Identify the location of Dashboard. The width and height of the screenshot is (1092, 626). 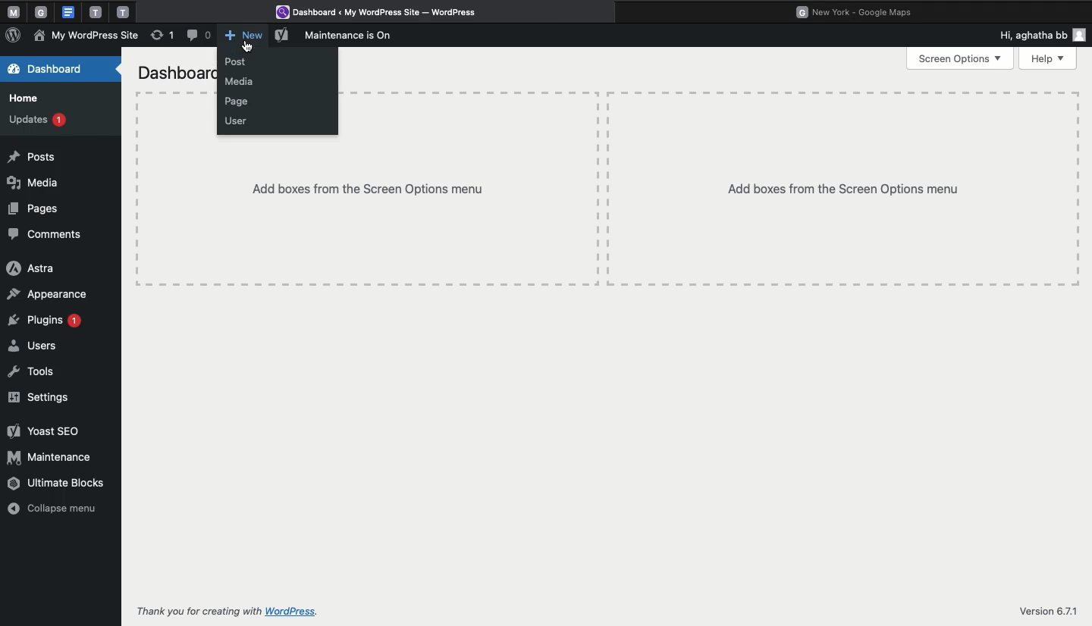
(172, 72).